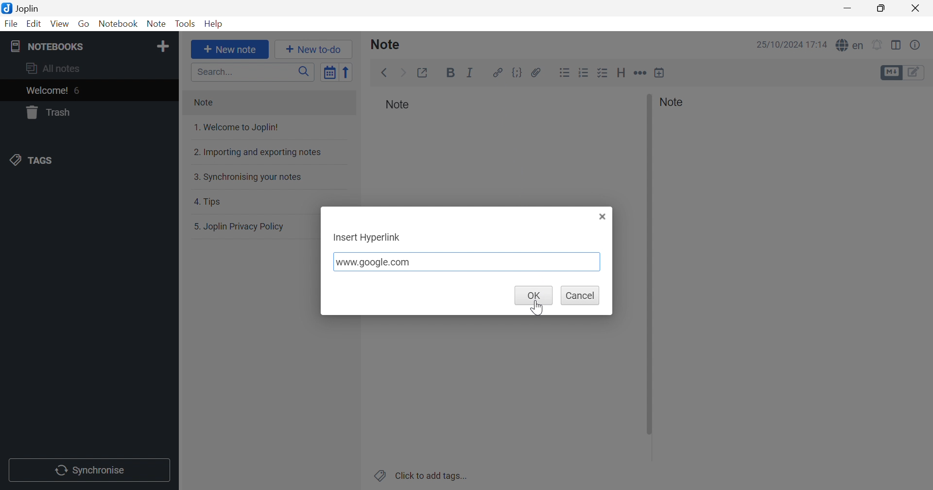  I want to click on All notes, so click(89, 70).